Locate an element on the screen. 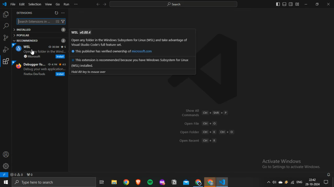 Image resolution: width=334 pixels, height=187 pixels. WSL is located at coordinates (18, 49).